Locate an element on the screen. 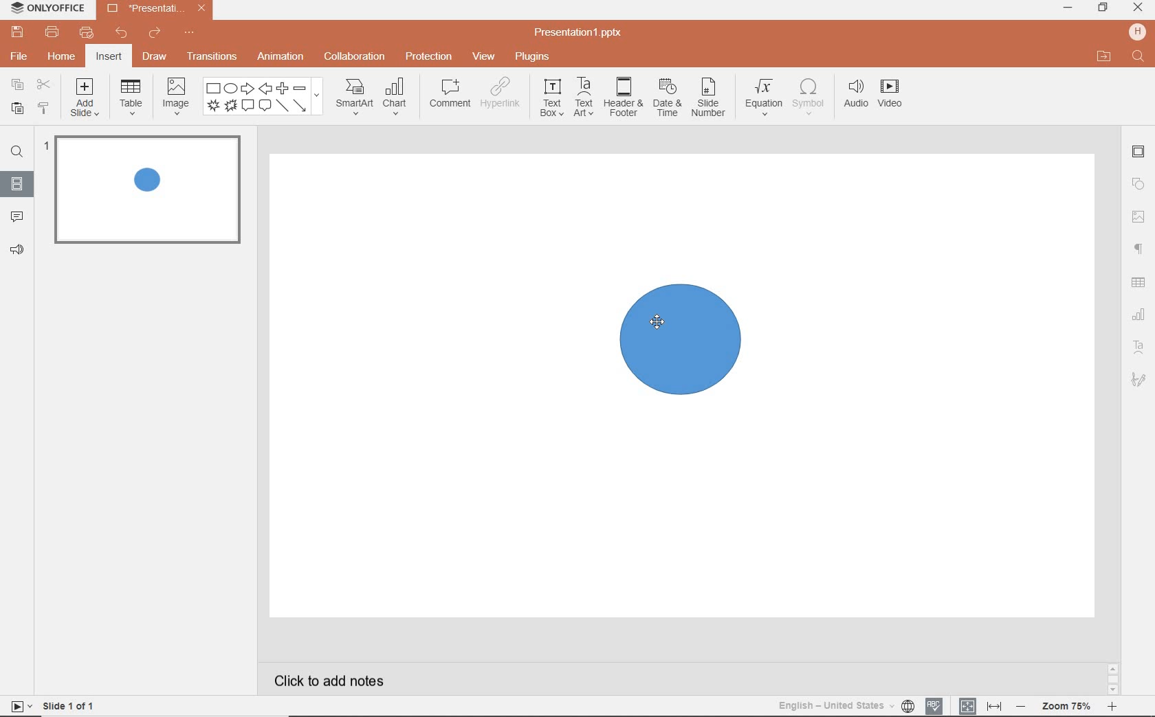  fit to slide is located at coordinates (968, 705).